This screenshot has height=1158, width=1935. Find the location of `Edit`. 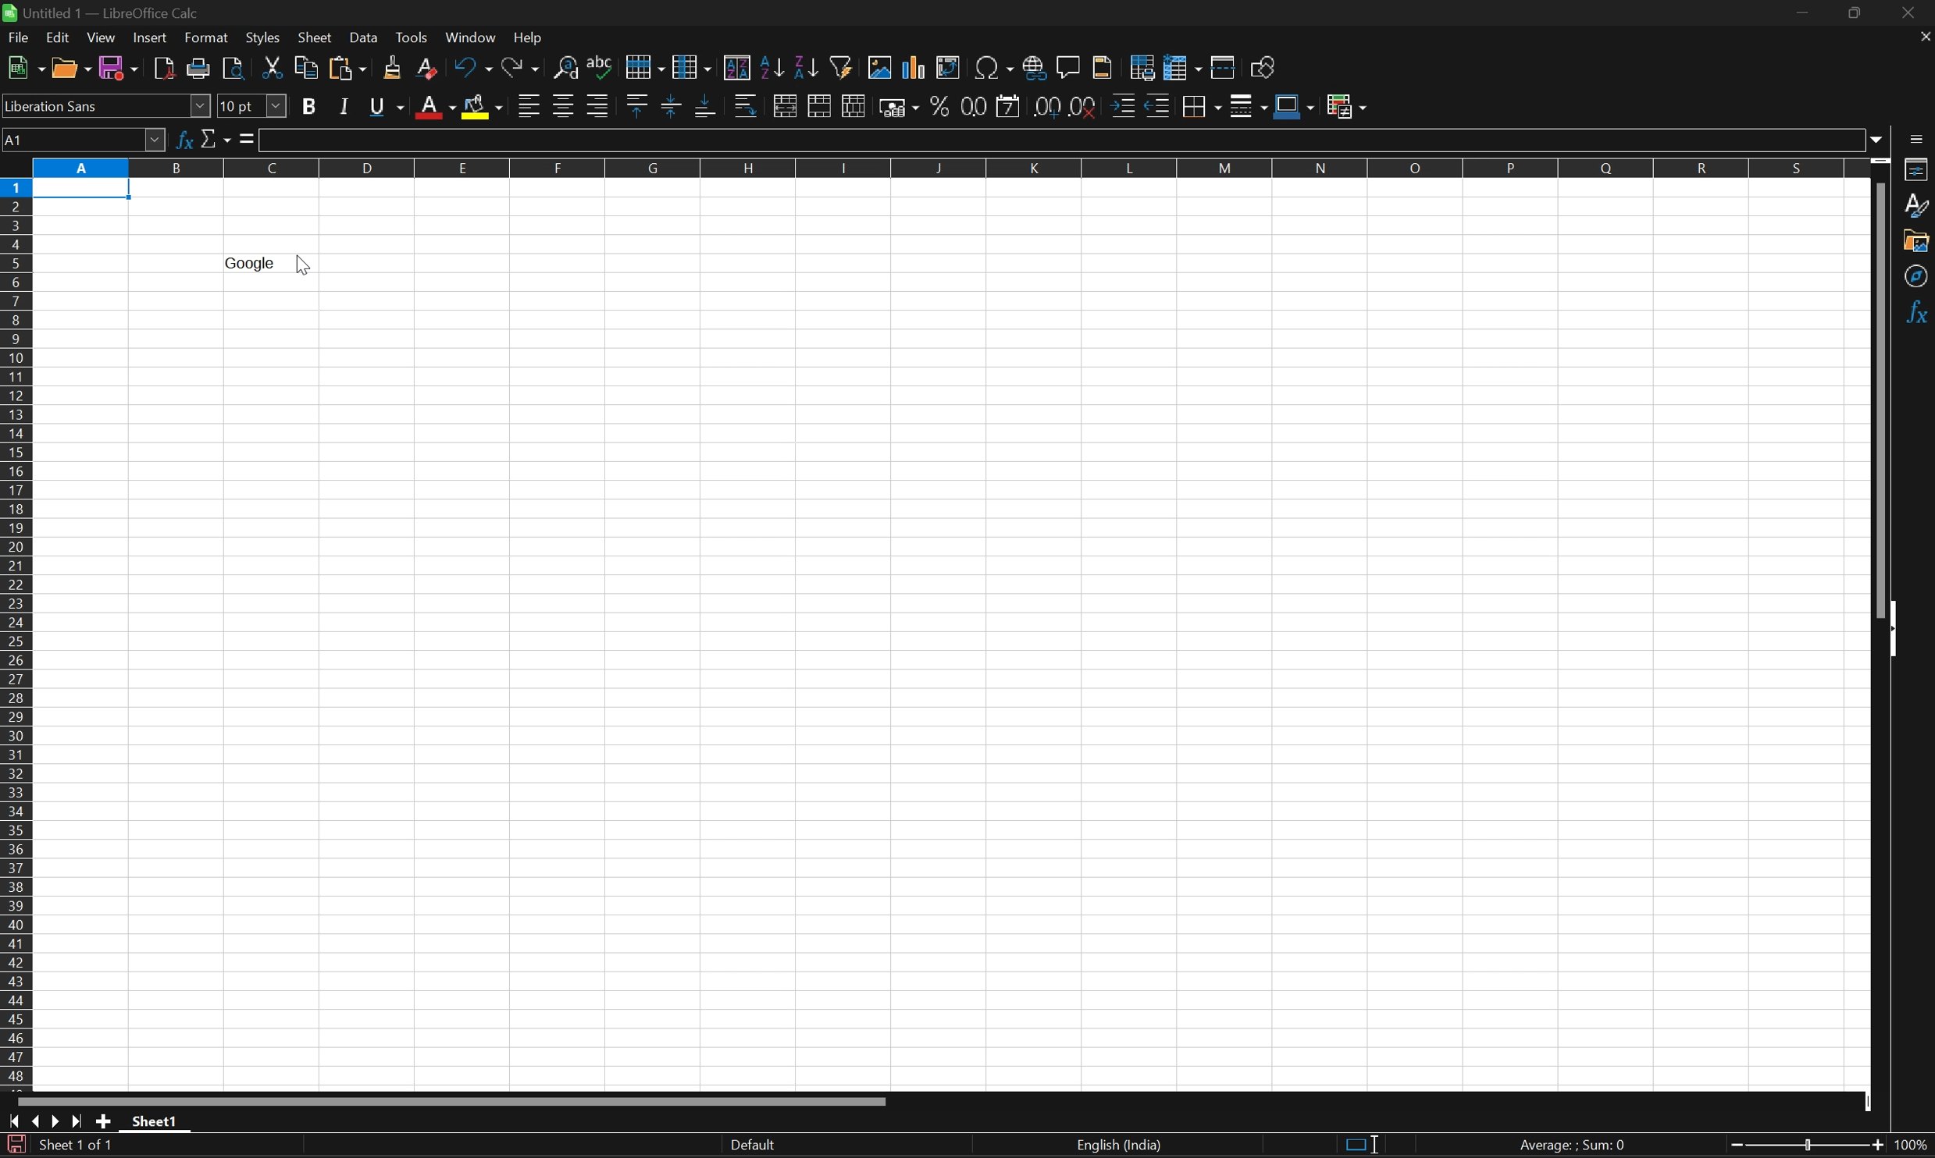

Edit is located at coordinates (62, 38).